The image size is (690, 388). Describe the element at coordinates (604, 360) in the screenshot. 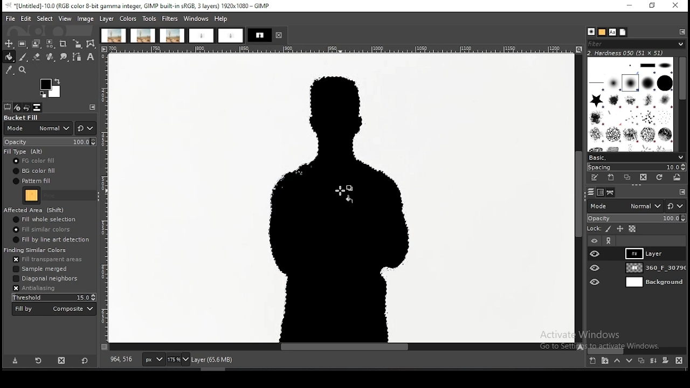

I see `create a new layer group` at that location.